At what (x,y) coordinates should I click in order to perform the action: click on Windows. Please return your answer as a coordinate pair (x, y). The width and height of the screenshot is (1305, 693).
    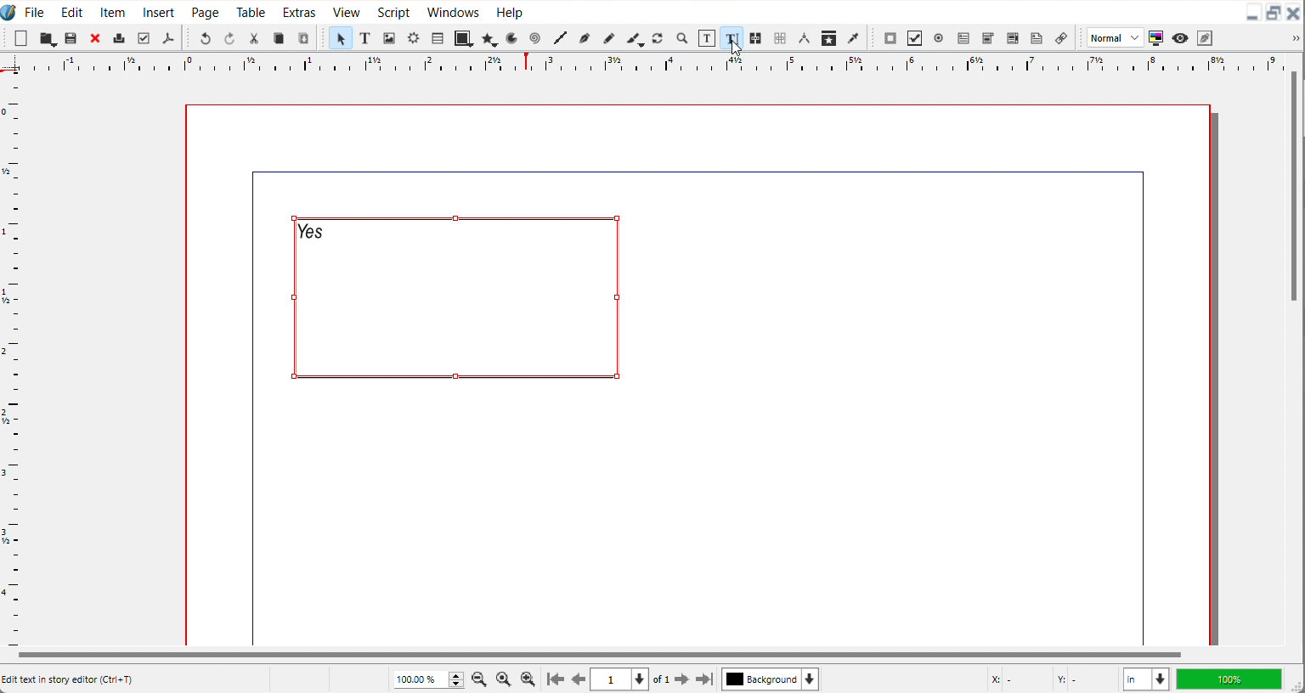
    Looking at the image, I should click on (453, 10).